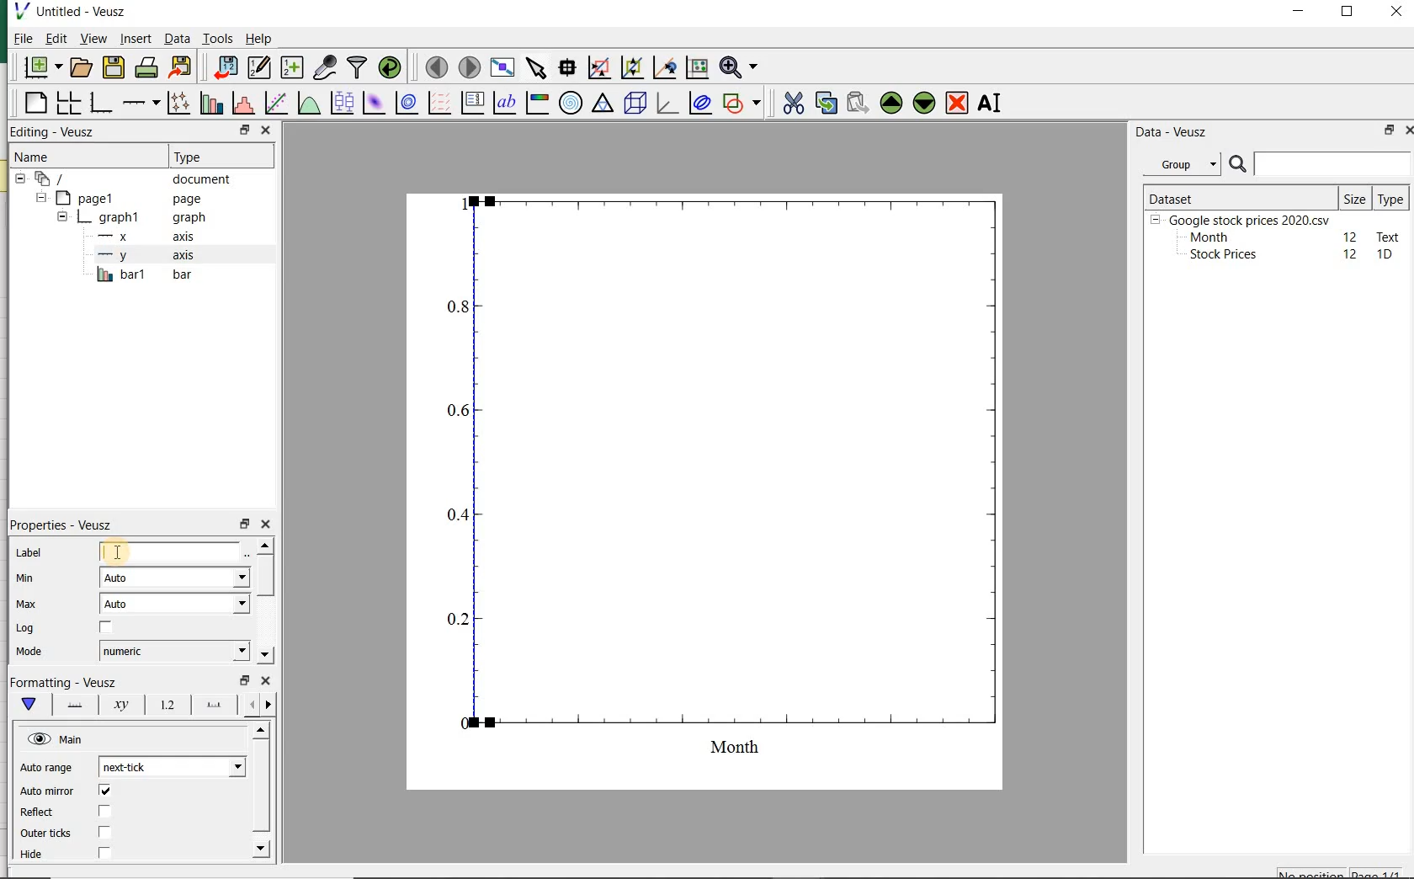  I want to click on close , so click(1413, 131).